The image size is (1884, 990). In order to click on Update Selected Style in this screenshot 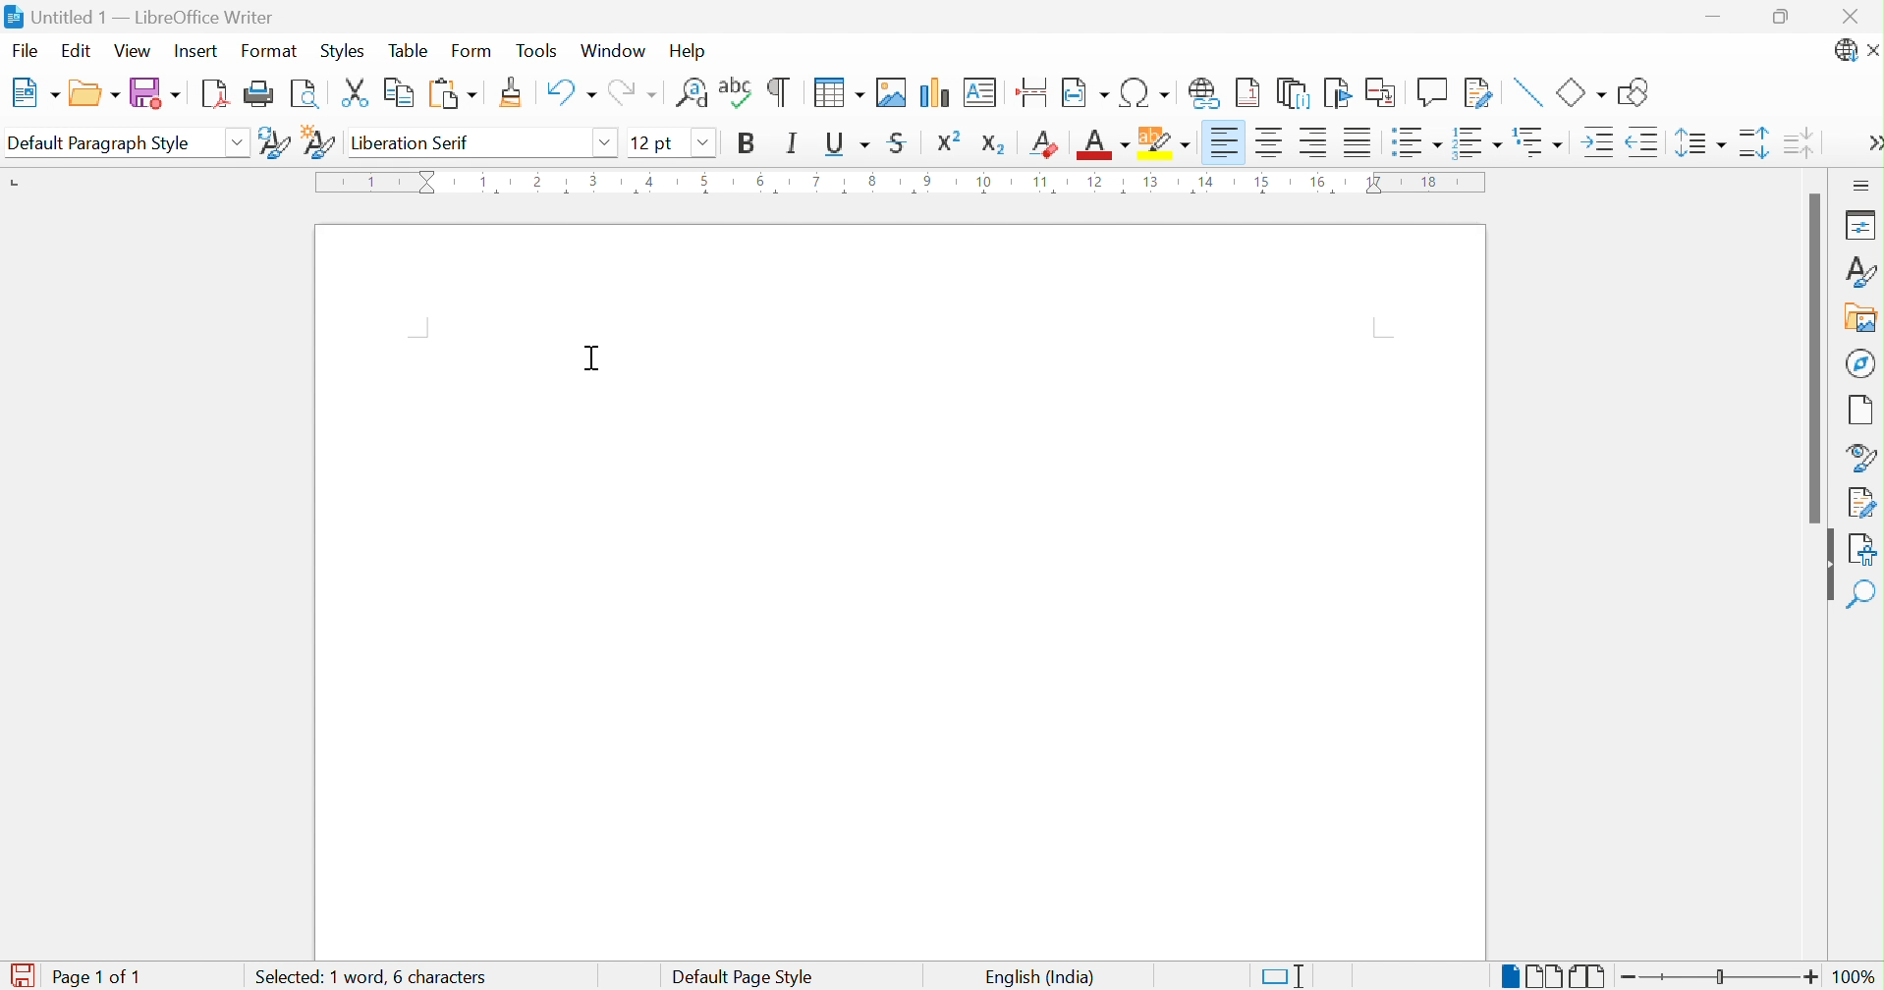, I will do `click(272, 141)`.